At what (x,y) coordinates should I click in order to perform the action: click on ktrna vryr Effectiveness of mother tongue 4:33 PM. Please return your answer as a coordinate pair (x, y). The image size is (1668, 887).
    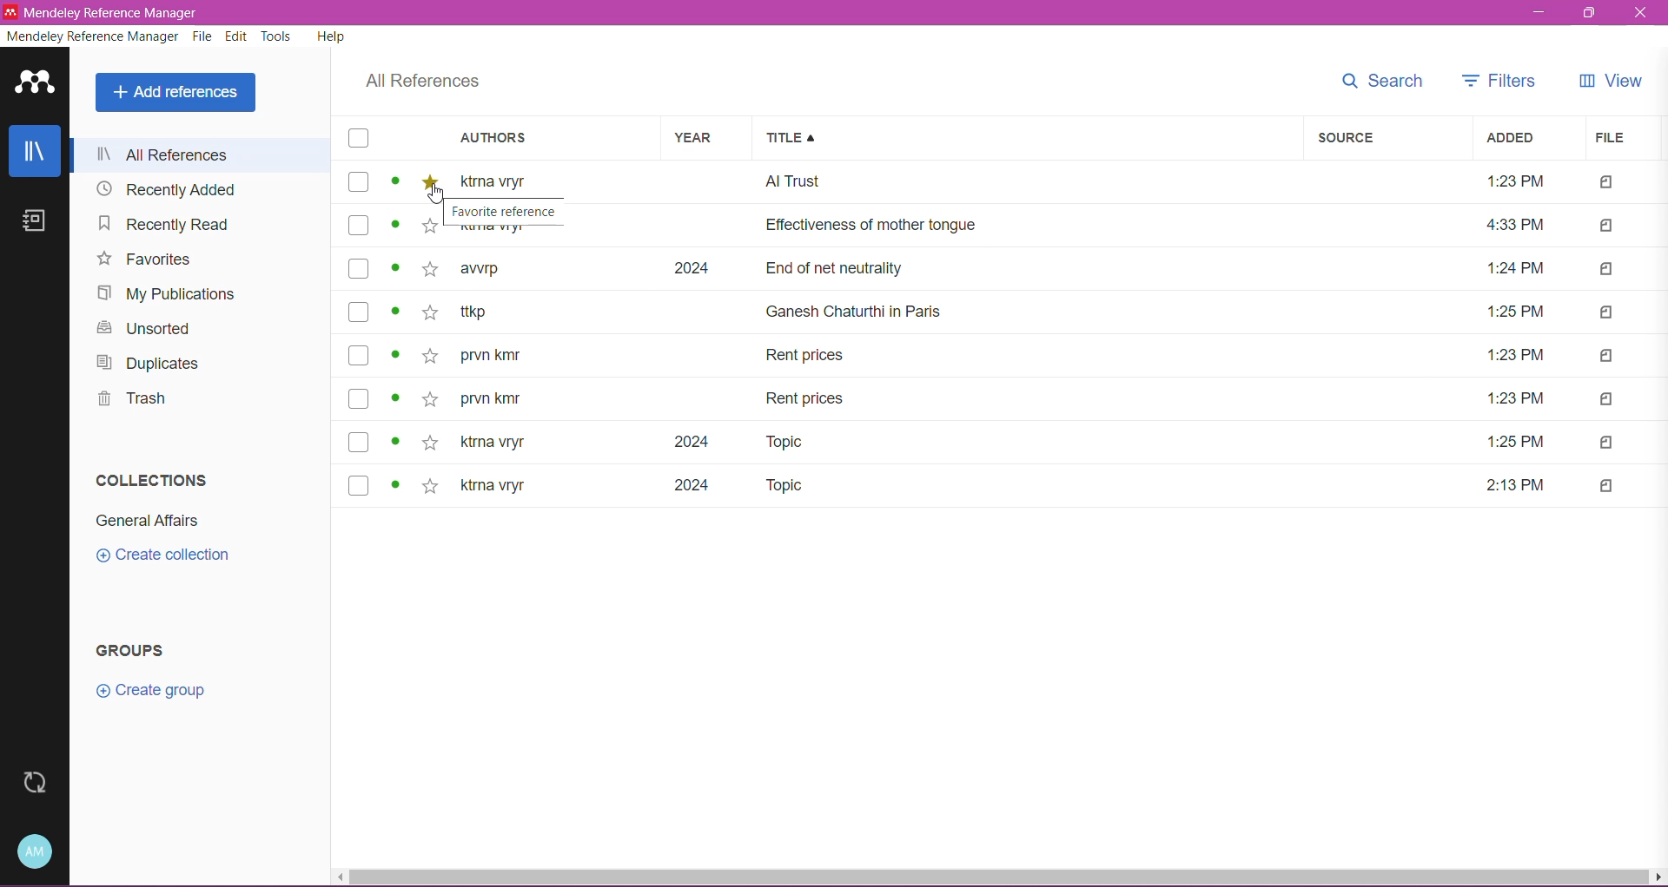
    Looking at the image, I should click on (1064, 225).